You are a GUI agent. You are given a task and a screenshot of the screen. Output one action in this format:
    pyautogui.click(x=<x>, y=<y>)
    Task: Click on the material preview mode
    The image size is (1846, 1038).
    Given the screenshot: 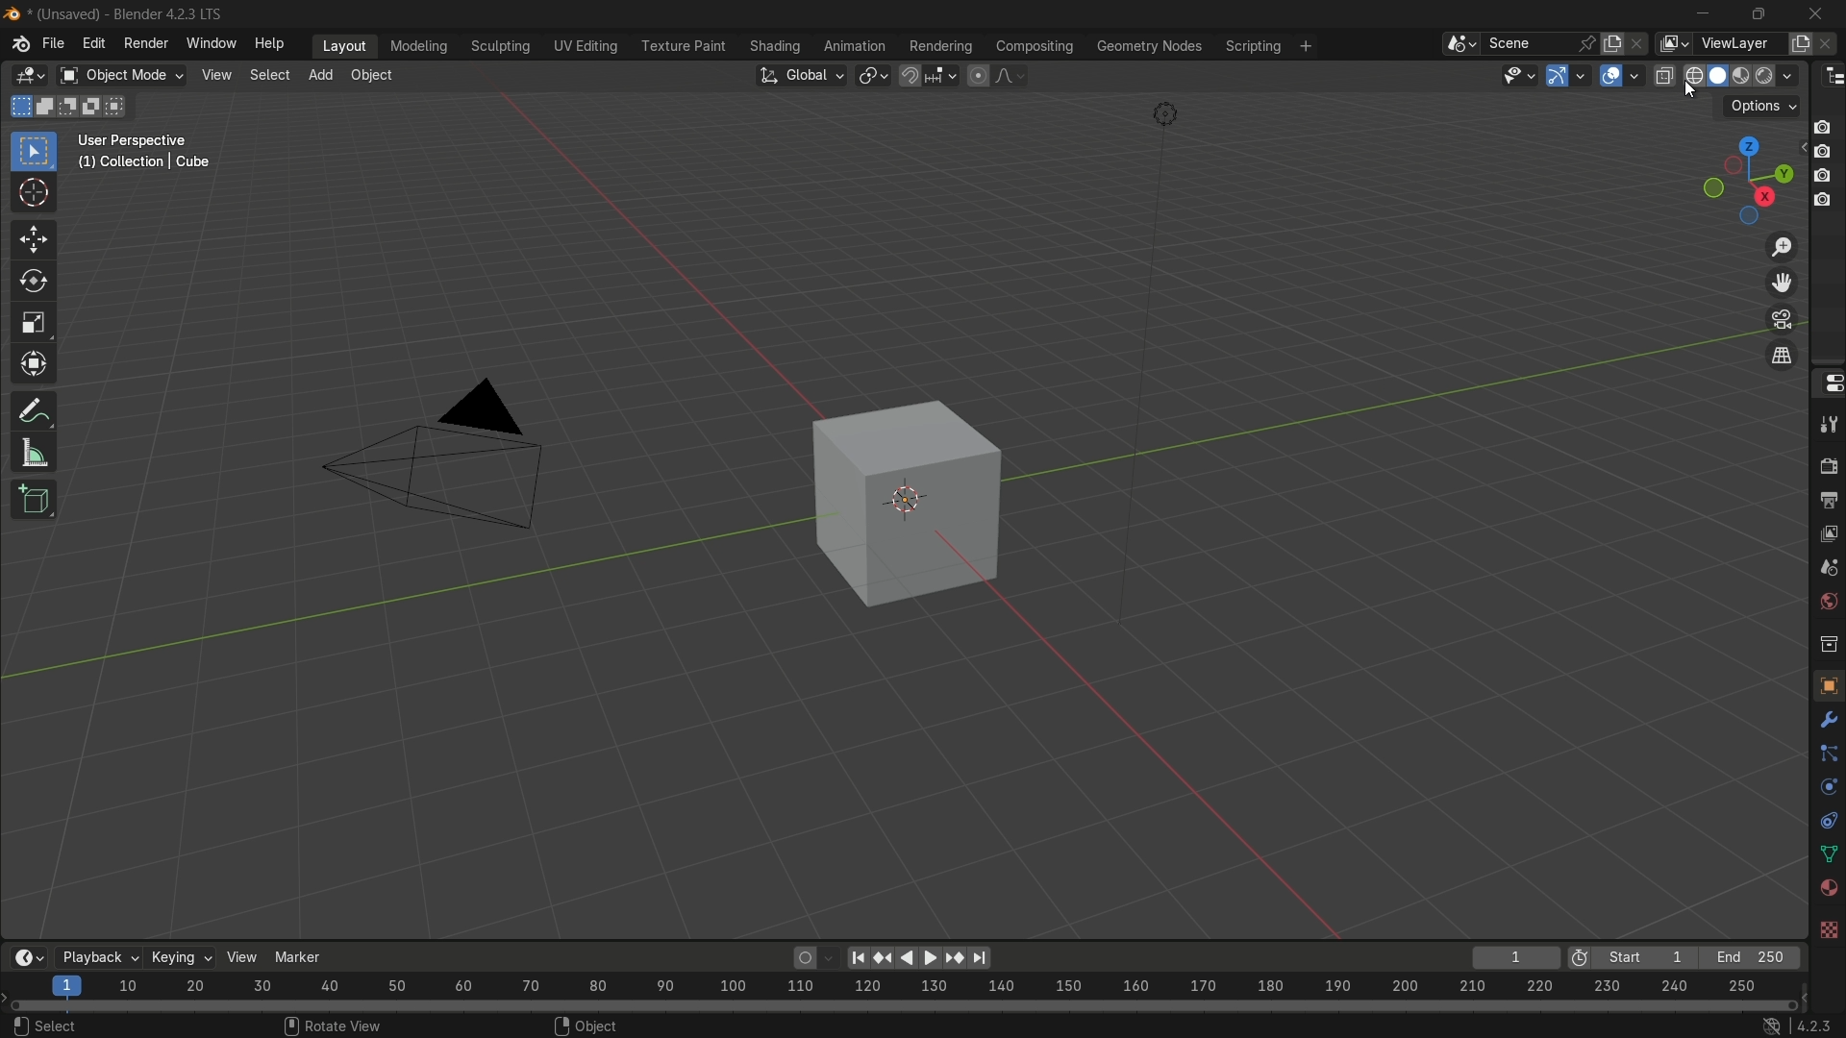 What is the action you would take?
    pyautogui.click(x=1742, y=74)
    